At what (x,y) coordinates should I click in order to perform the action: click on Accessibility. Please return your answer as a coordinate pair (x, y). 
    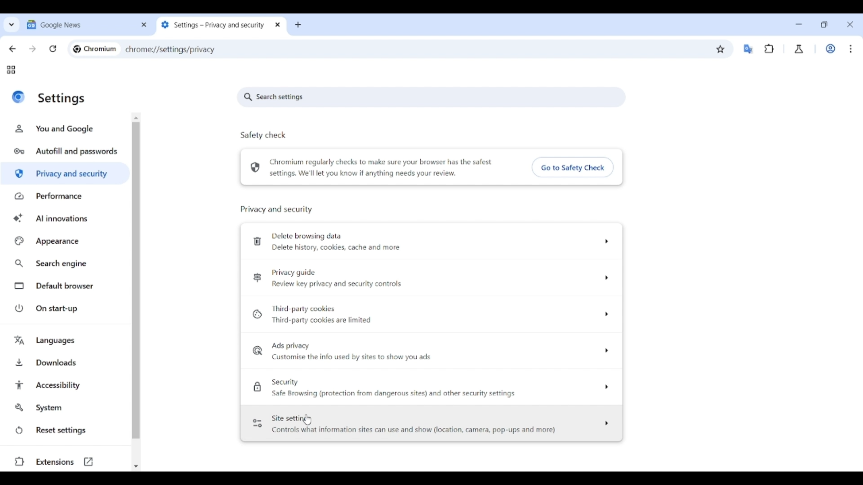
    Looking at the image, I should click on (66, 385).